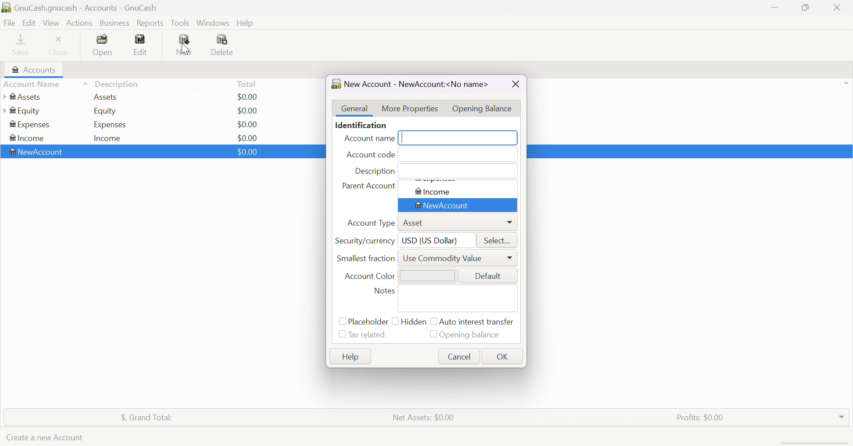  I want to click on Cancel, so click(460, 356).